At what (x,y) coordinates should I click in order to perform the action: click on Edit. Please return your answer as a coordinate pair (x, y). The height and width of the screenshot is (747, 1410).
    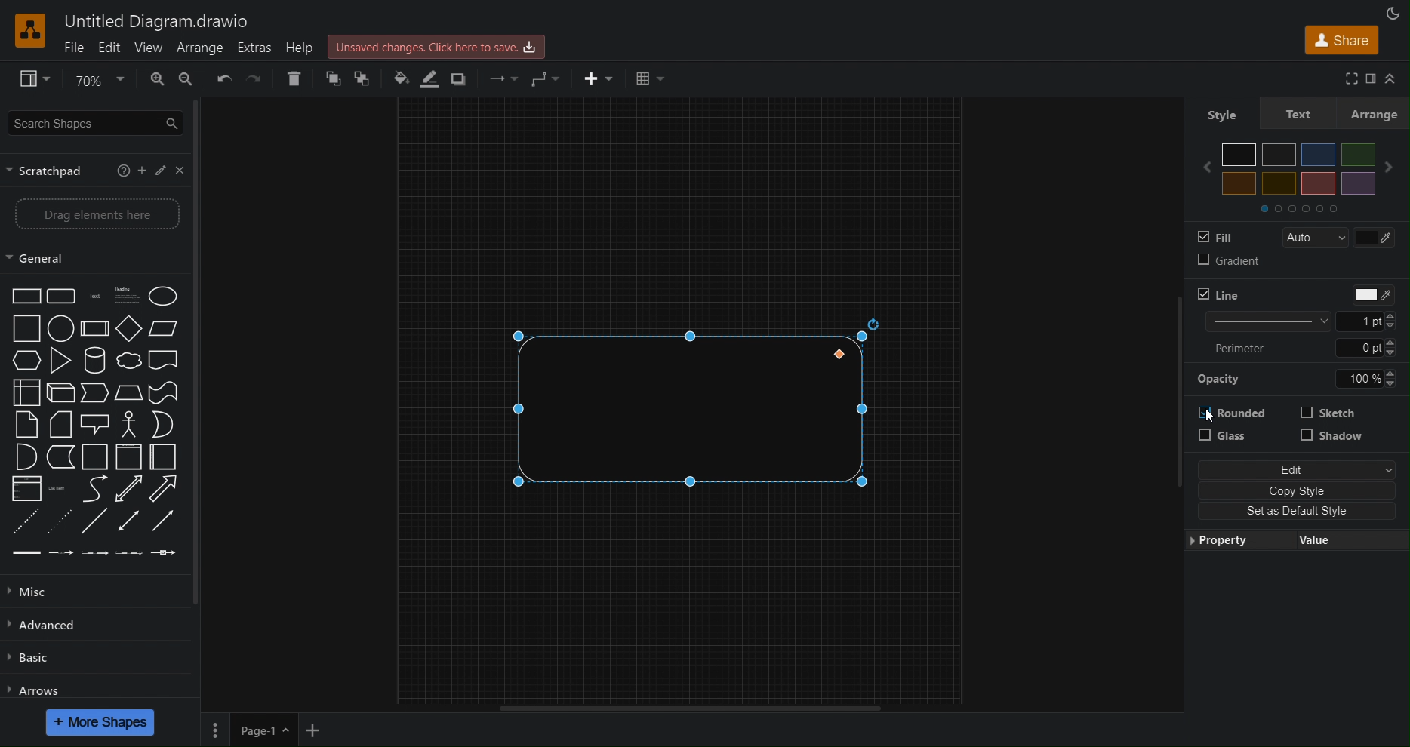
    Looking at the image, I should click on (1301, 469).